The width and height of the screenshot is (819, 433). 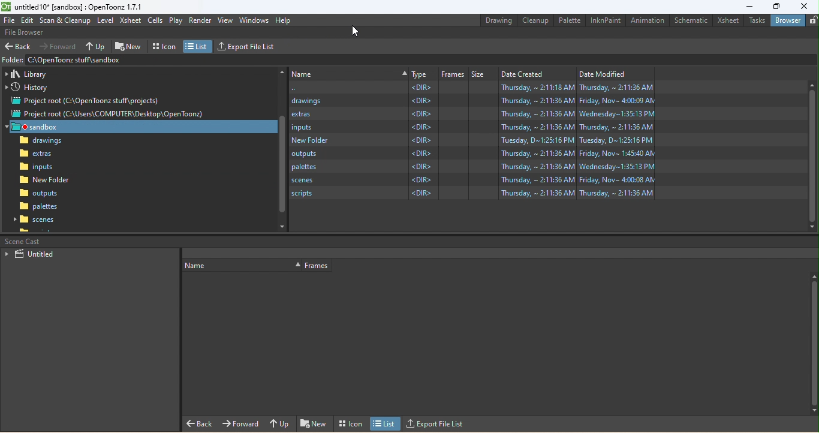 I want to click on Forward, so click(x=241, y=423).